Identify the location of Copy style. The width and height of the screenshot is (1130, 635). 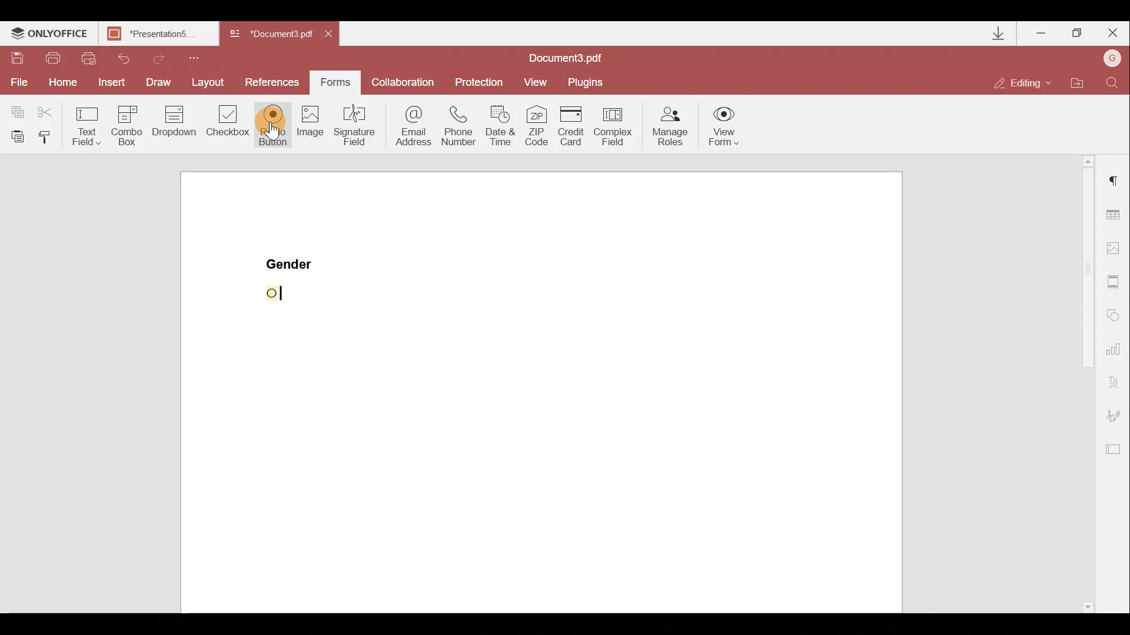
(49, 136).